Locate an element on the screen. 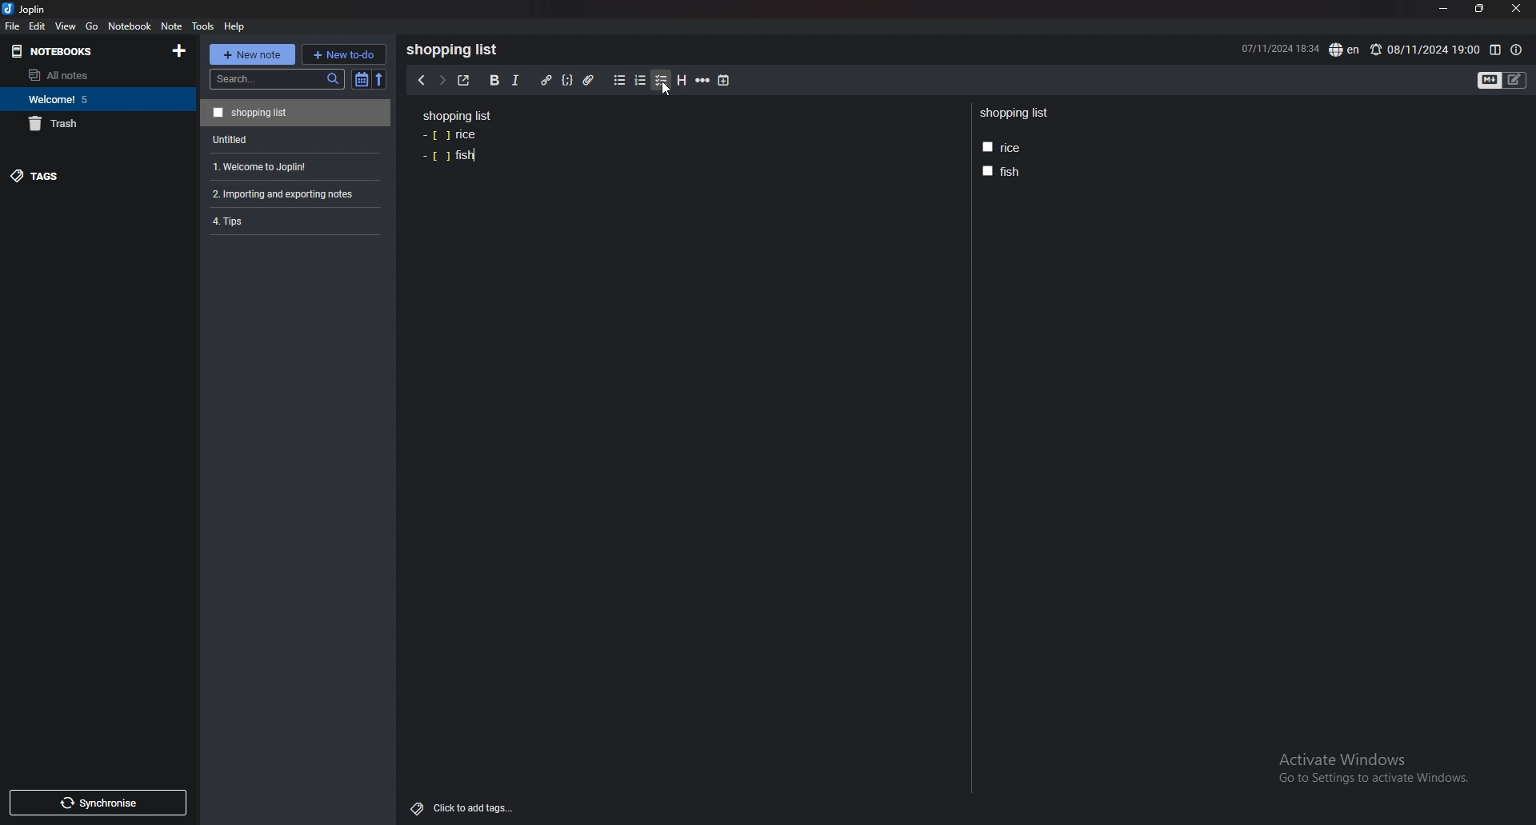 This screenshot has width=1536, height=825. Welcome 5 is located at coordinates (94, 98).